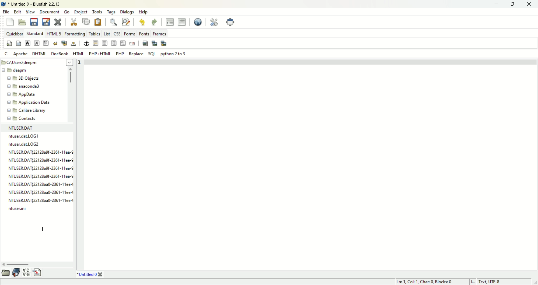 This screenshot has width=538, height=285. I want to click on folder name, so click(23, 119).